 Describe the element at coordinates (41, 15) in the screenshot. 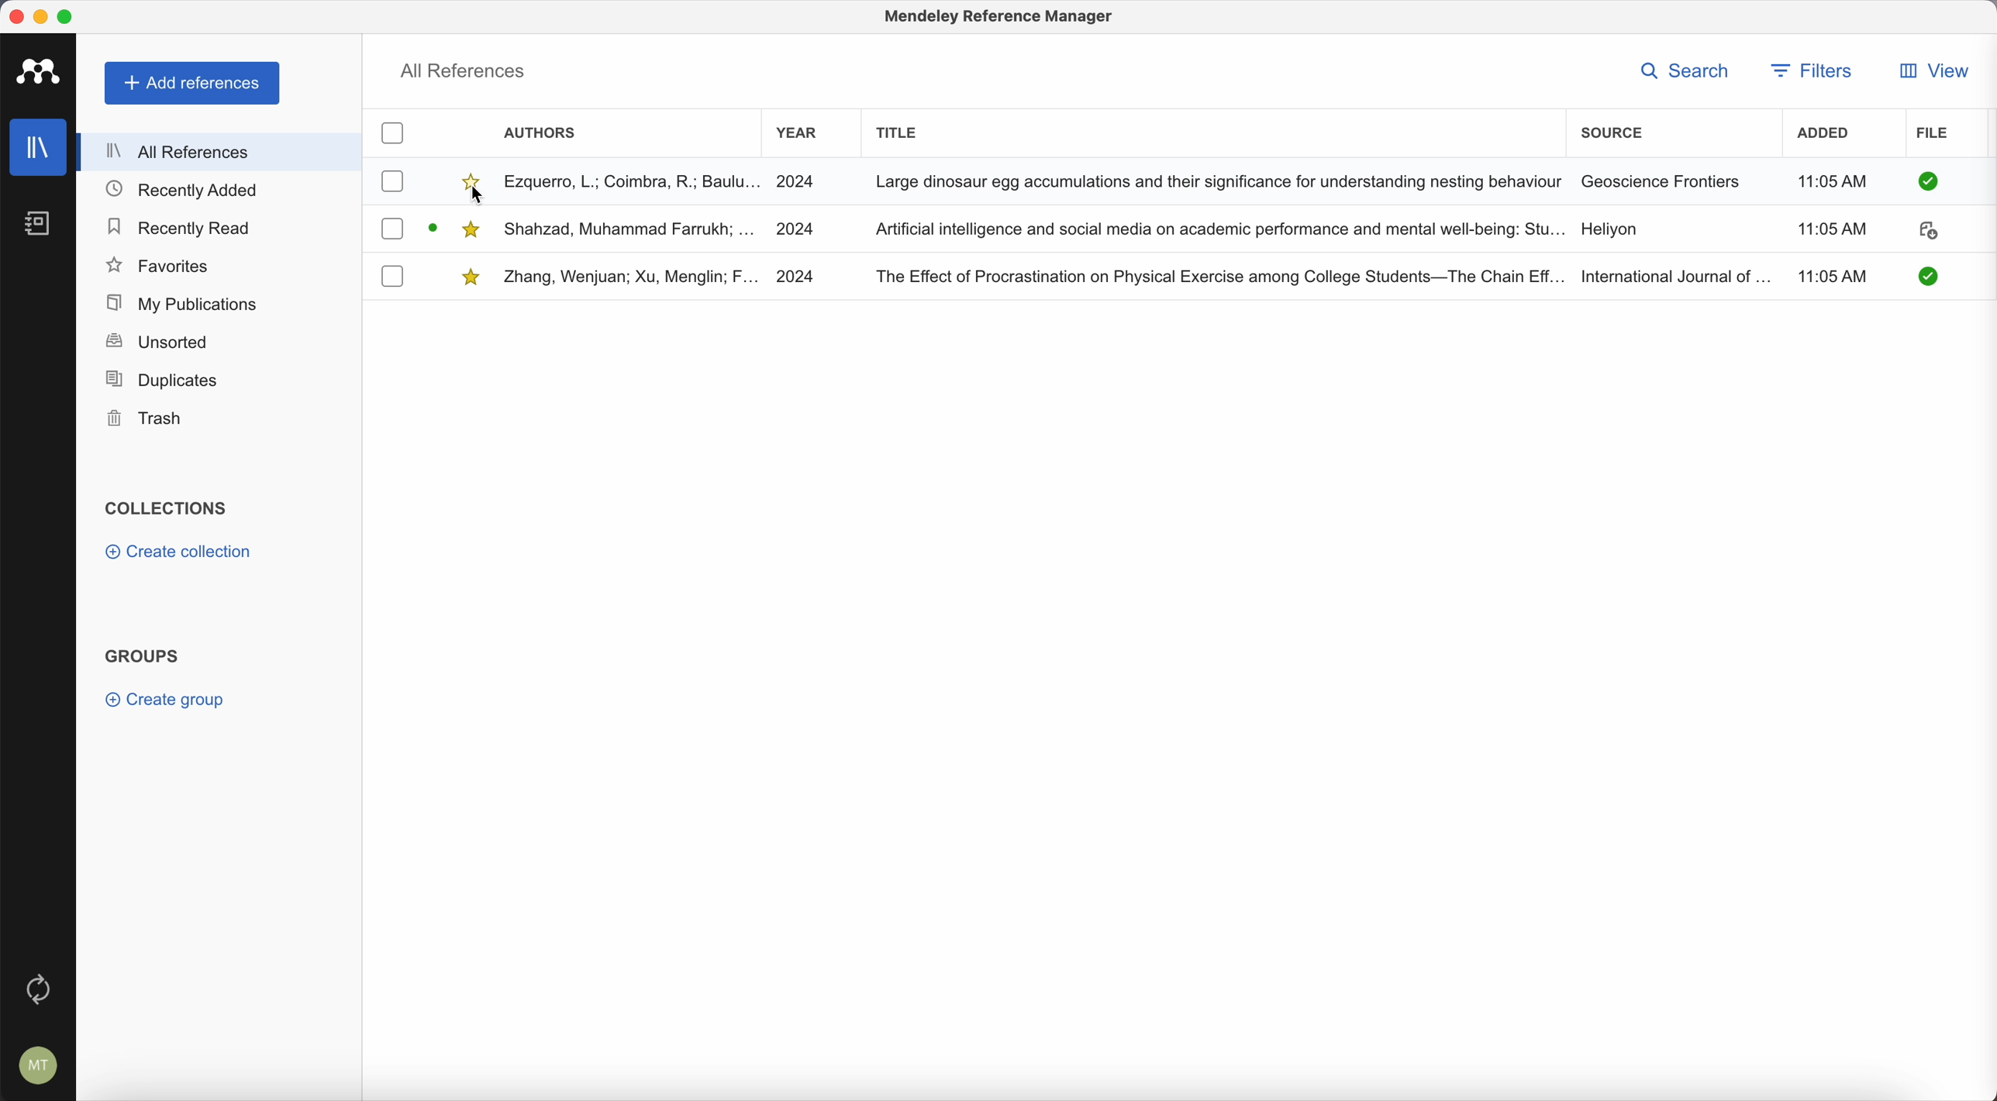

I see `minimize program` at that location.